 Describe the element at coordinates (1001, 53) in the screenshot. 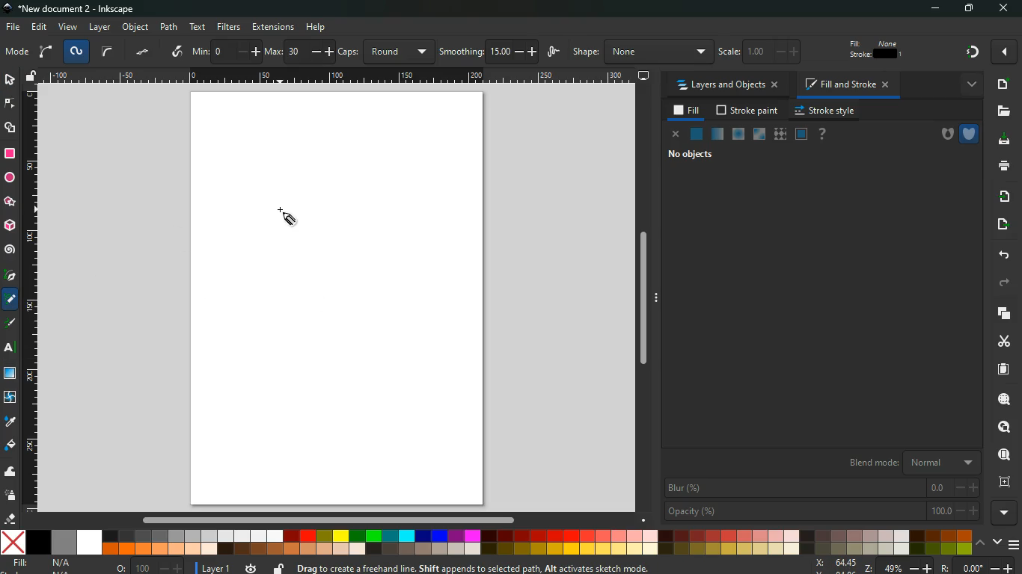

I see `` at that location.